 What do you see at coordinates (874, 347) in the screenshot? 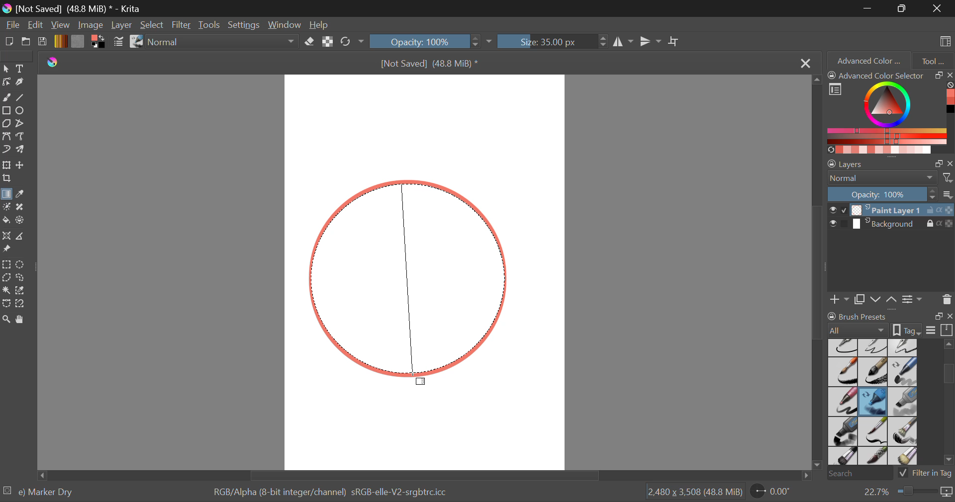
I see `Ink-3 Gpen` at bounding box center [874, 347].